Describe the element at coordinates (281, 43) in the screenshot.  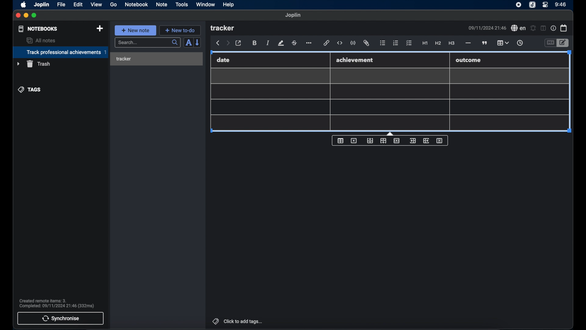
I see `highlight` at that location.